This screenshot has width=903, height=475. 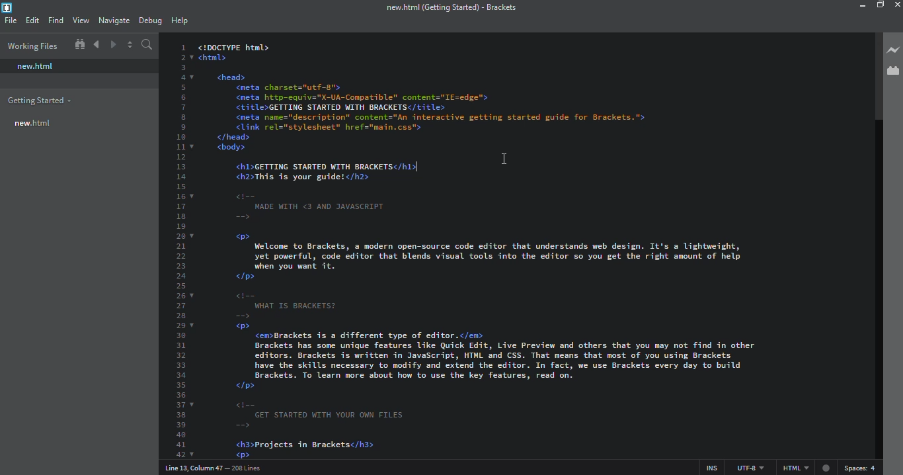 I want to click on edit, so click(x=32, y=20).